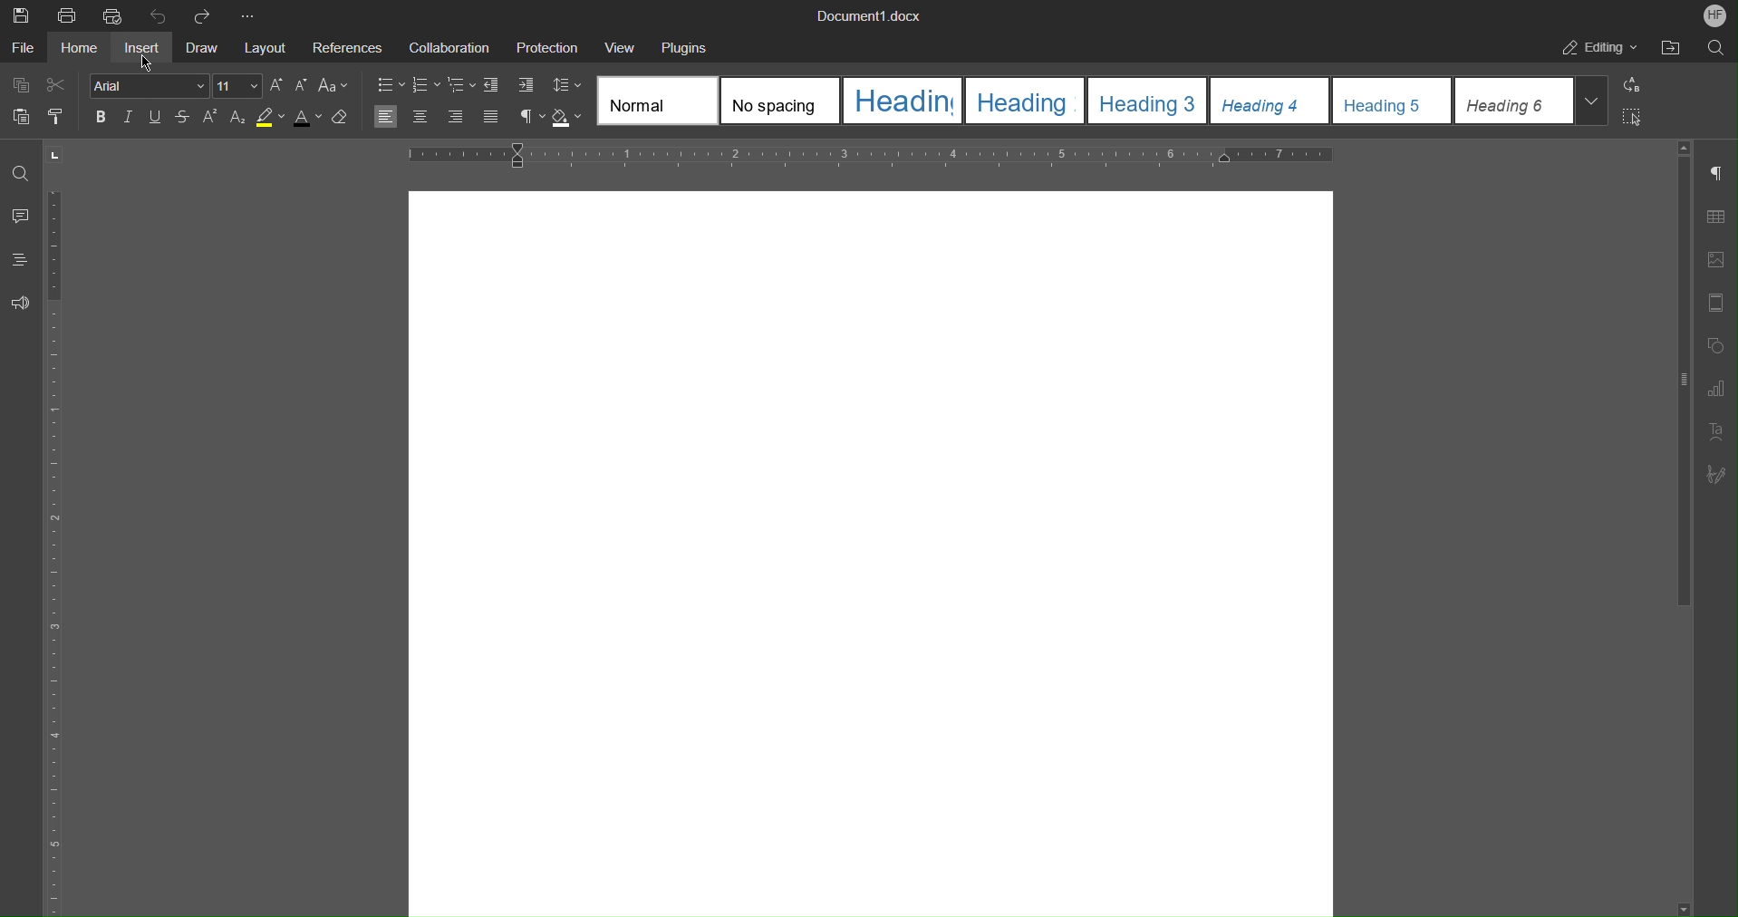  What do you see at coordinates (864, 154) in the screenshot?
I see `Horizontal ruler` at bounding box center [864, 154].